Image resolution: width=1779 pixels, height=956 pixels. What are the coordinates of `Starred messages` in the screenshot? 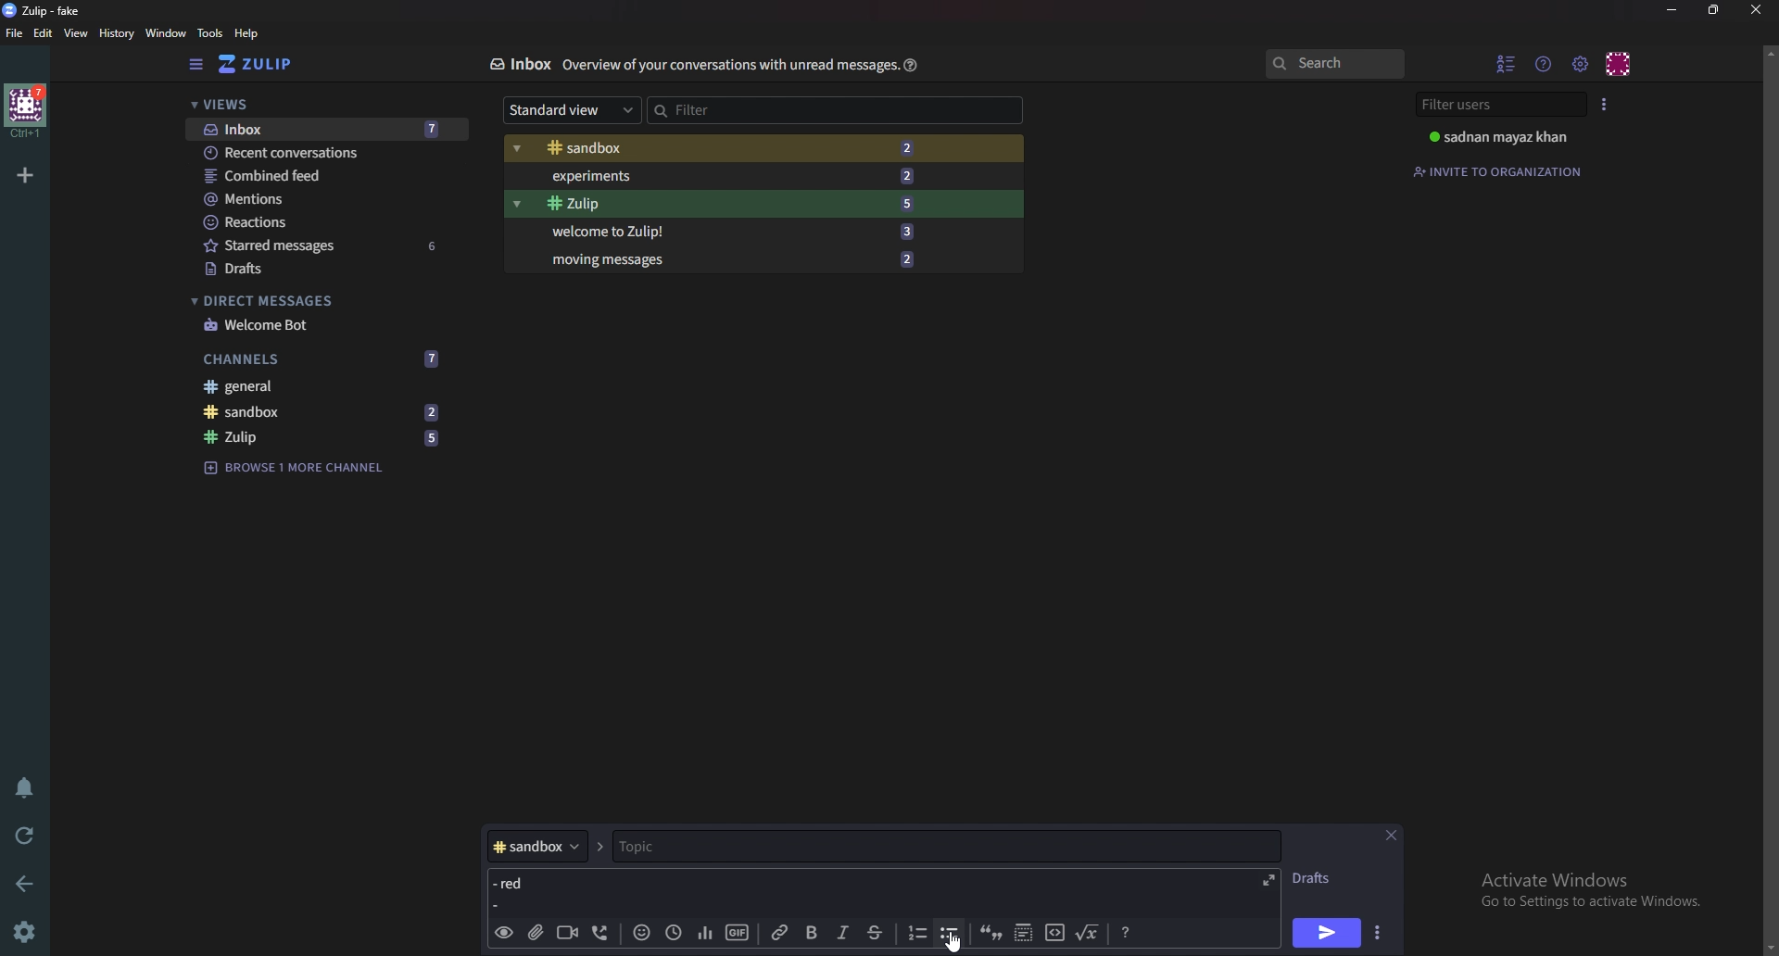 It's located at (327, 245).